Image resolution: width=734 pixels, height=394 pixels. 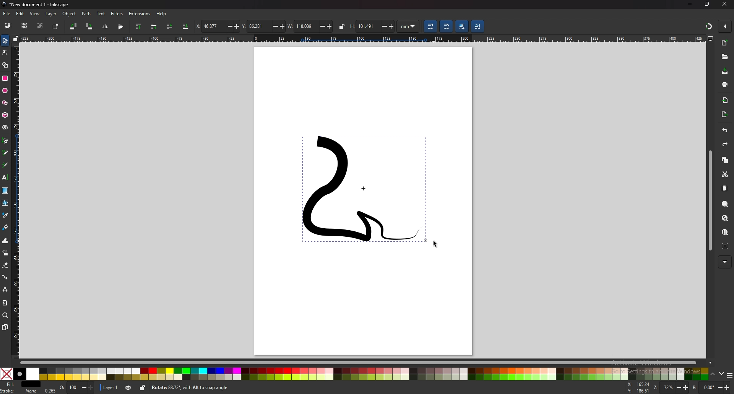 What do you see at coordinates (310, 26) in the screenshot?
I see `width` at bounding box center [310, 26].